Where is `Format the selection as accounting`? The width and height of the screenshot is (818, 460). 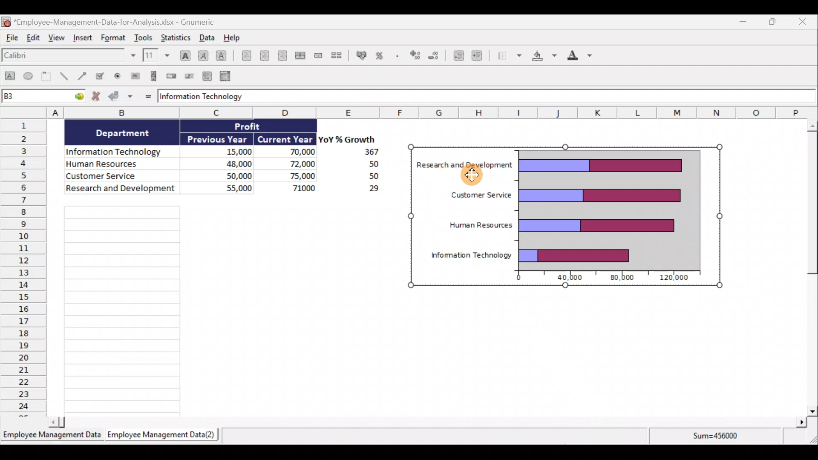 Format the selection as accounting is located at coordinates (360, 55).